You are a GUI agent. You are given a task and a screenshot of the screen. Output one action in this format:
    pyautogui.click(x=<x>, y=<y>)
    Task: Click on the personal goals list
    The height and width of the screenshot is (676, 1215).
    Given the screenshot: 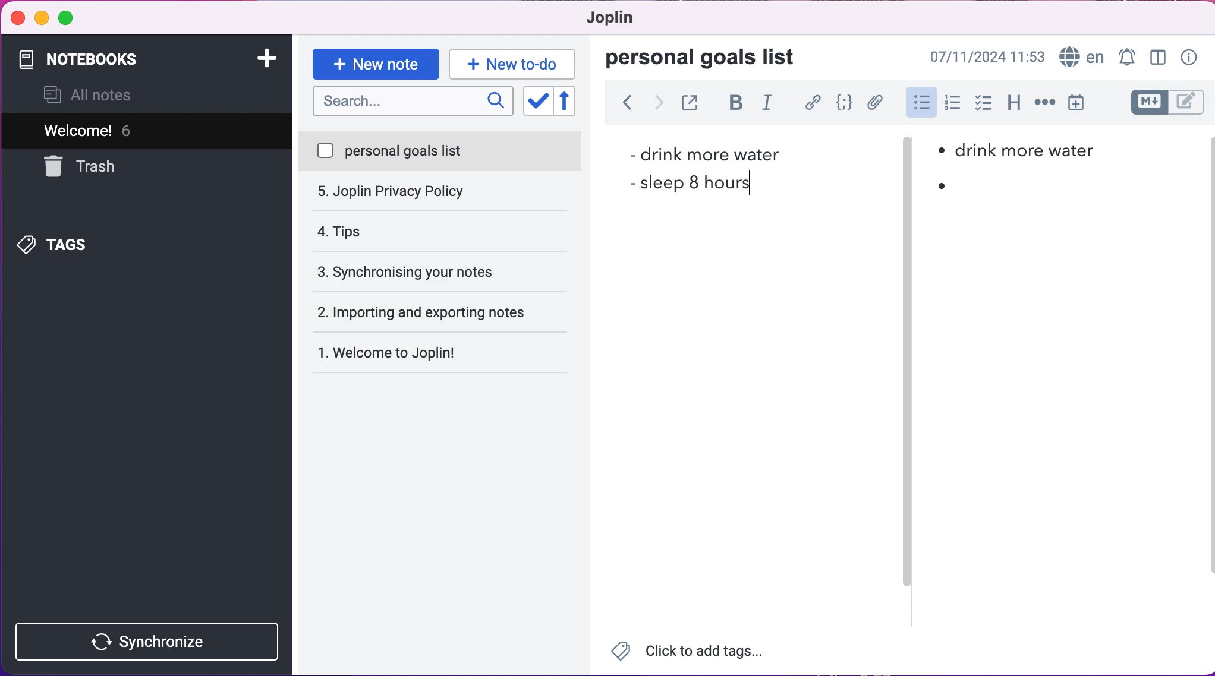 What is the action you would take?
    pyautogui.click(x=441, y=151)
    